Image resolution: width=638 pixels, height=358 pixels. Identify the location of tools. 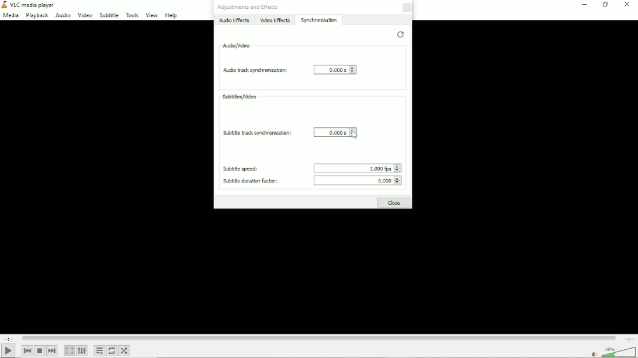
(131, 15).